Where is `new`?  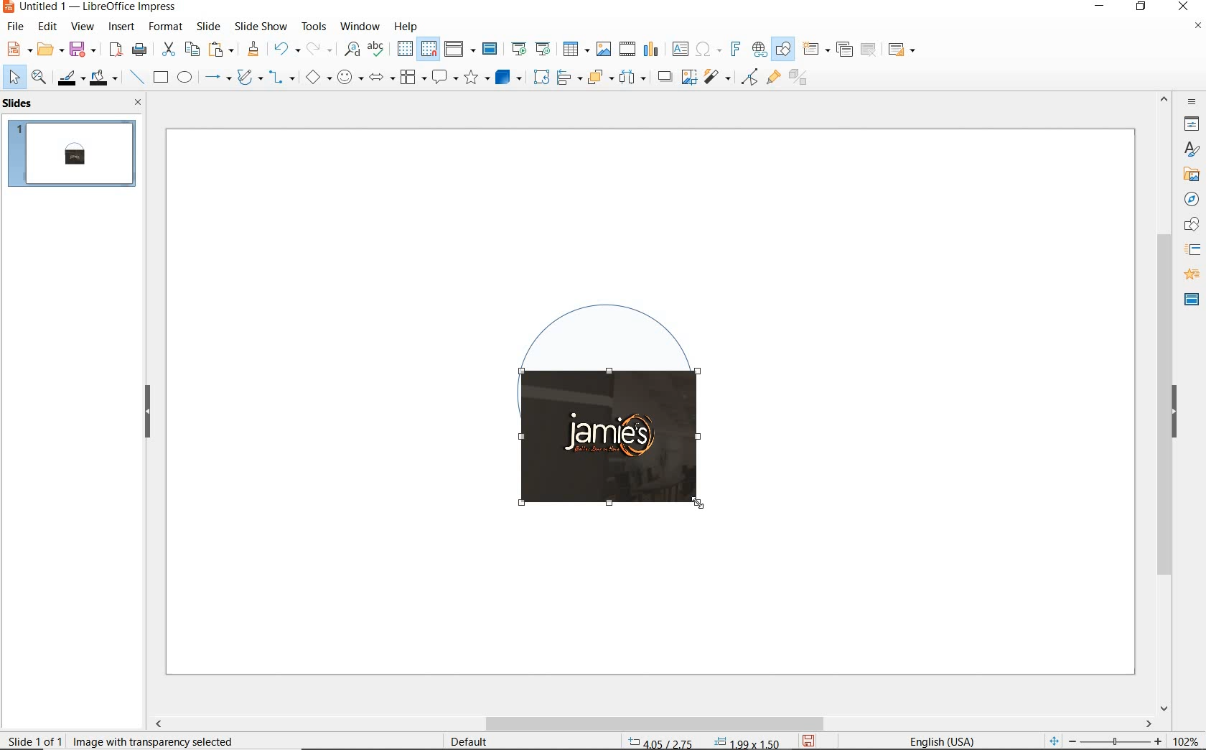
new is located at coordinates (17, 48).